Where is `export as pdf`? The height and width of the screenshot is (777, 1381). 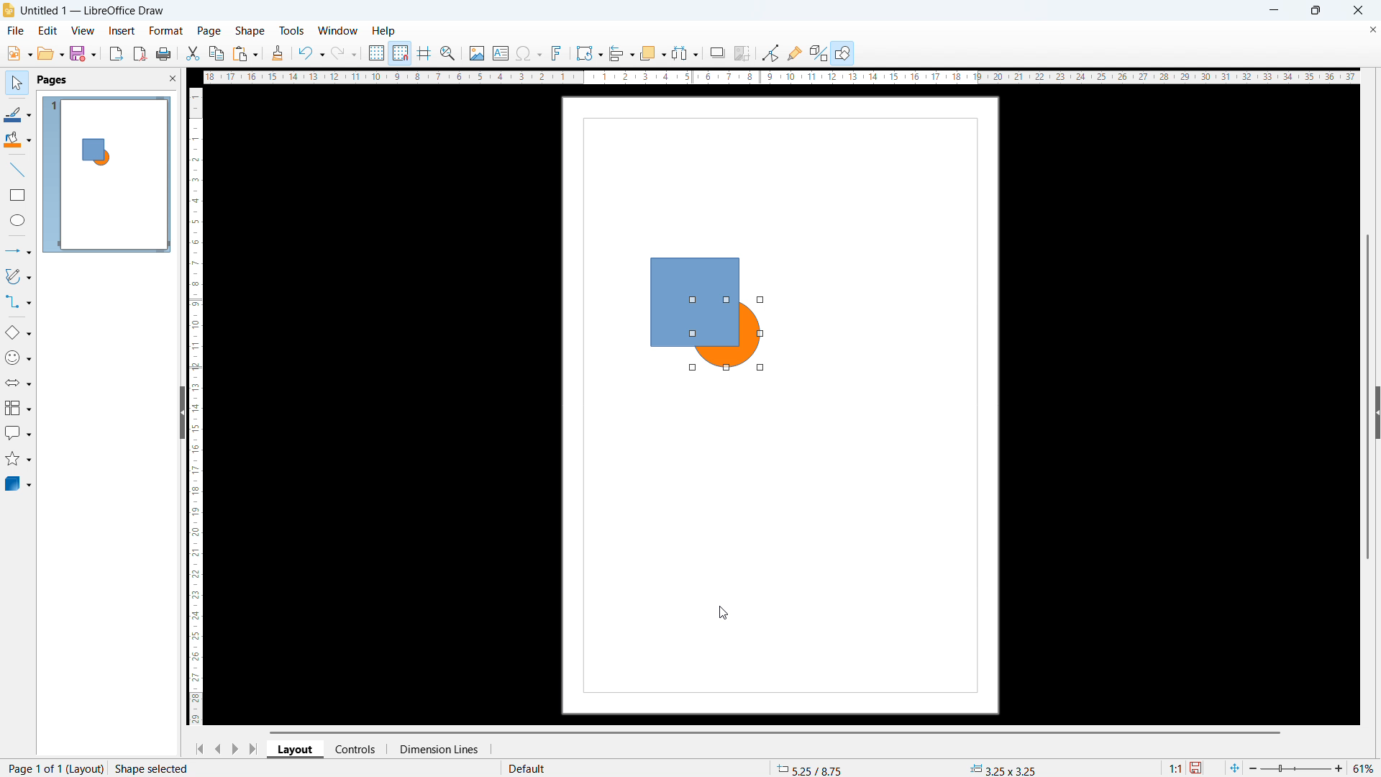 export as pdf is located at coordinates (140, 54).